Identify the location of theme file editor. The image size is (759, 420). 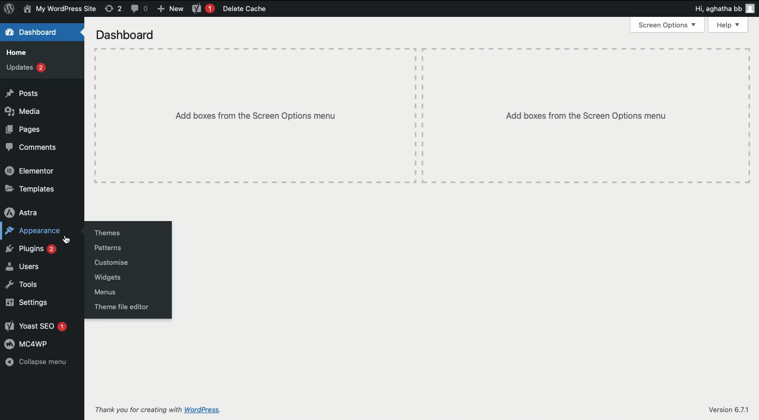
(129, 307).